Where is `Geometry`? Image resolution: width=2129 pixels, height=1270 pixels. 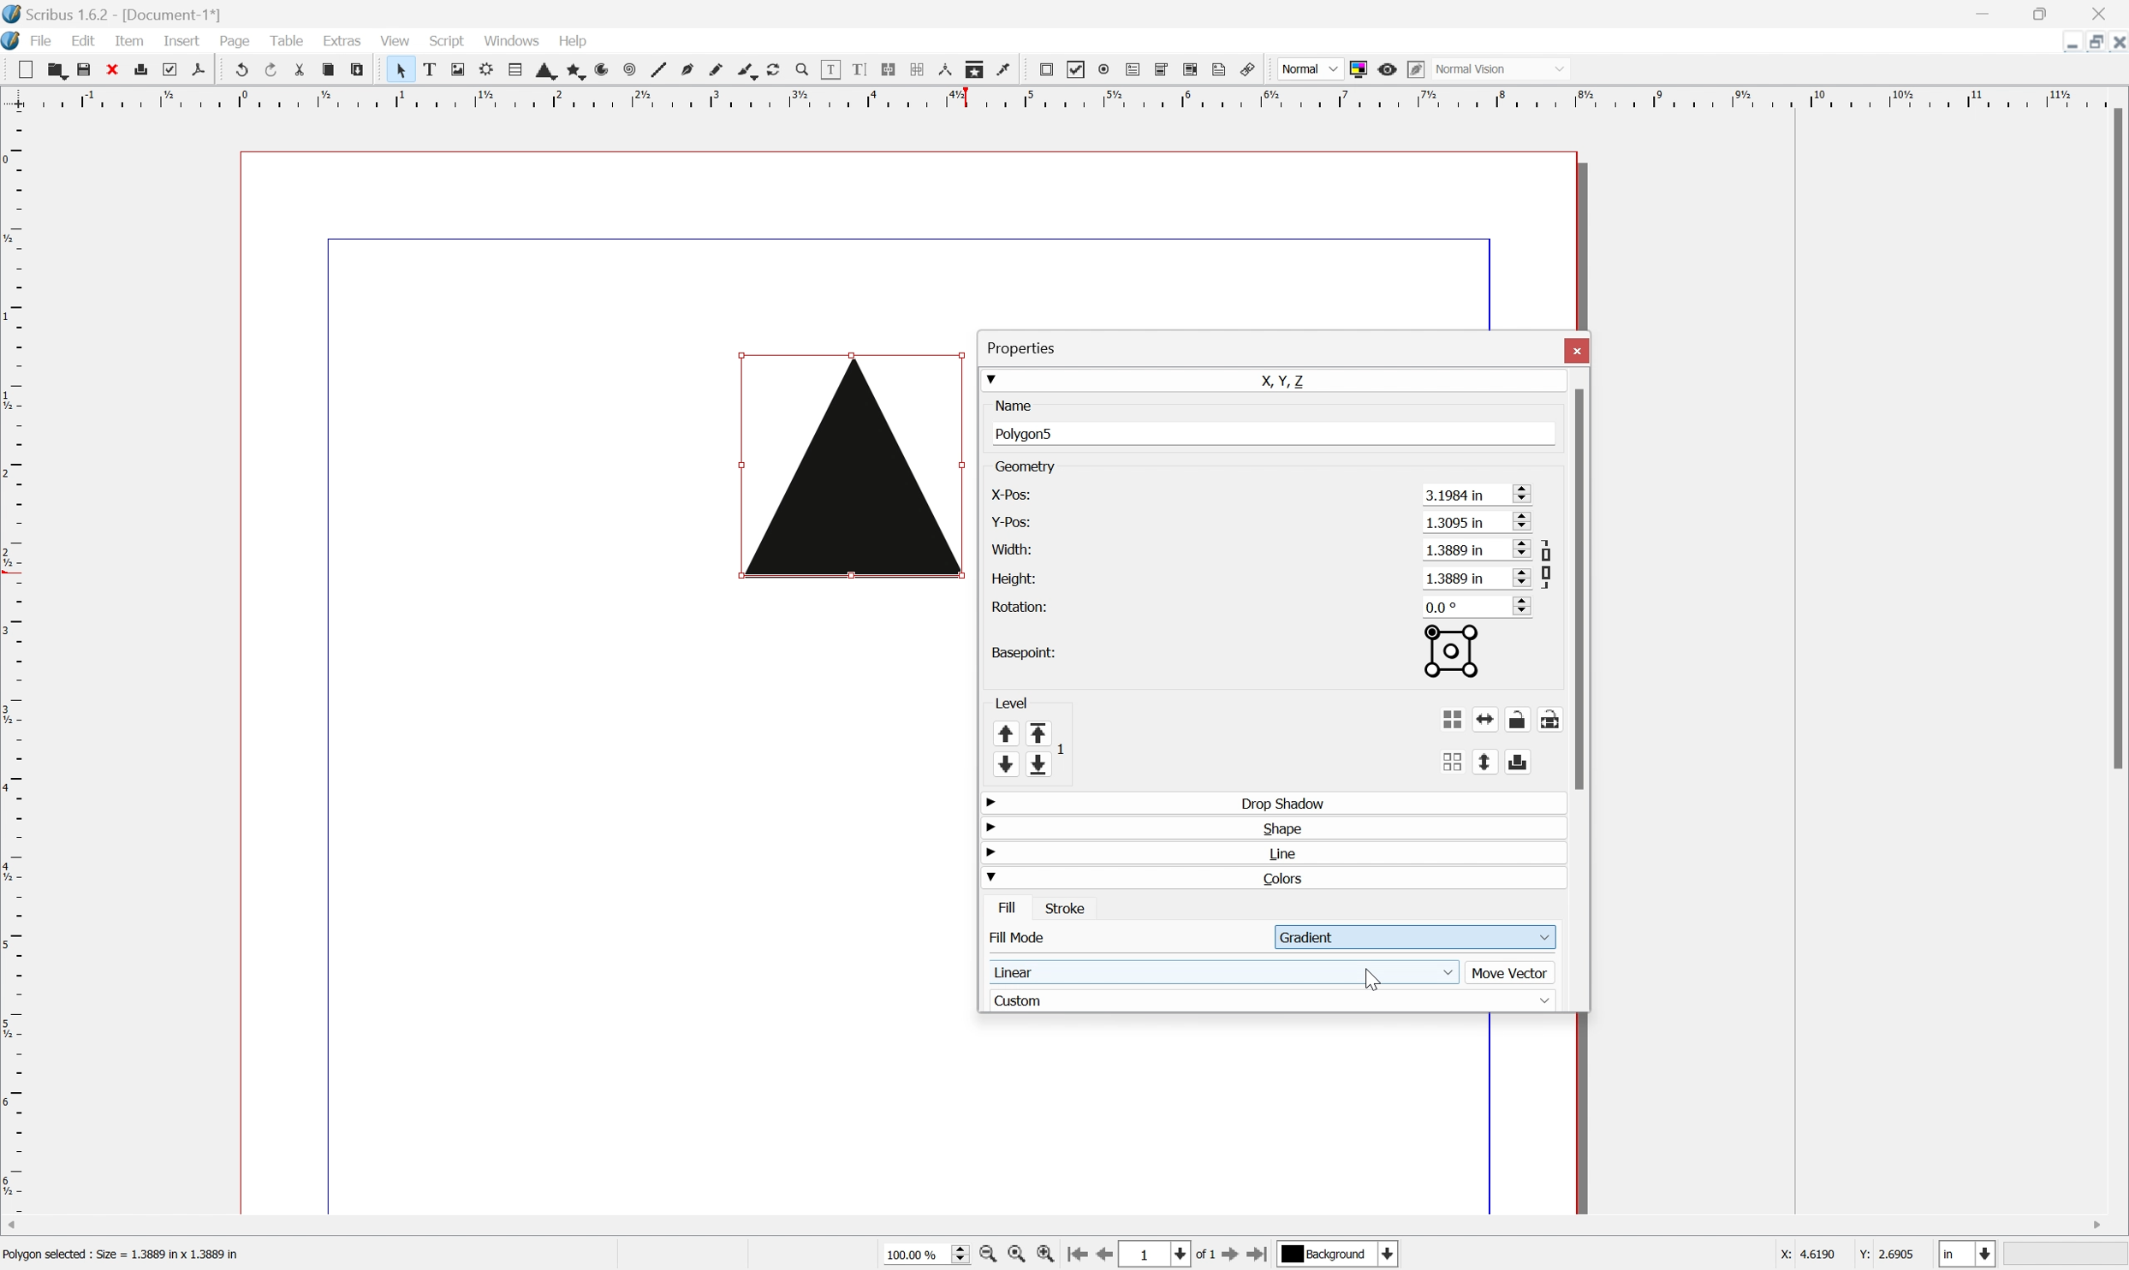
Geometry is located at coordinates (1027, 466).